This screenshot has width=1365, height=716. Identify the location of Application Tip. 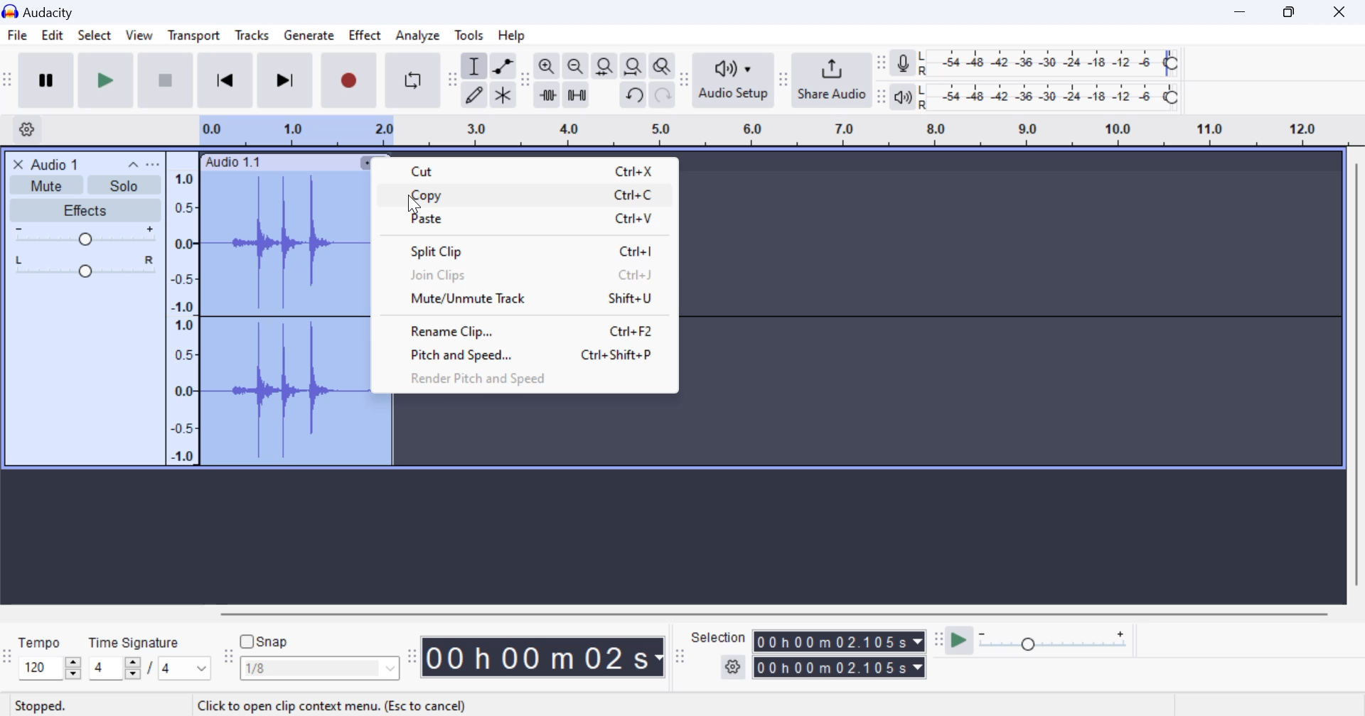
(333, 705).